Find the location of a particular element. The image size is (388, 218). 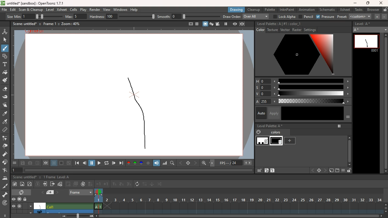

Col1 is located at coordinates (69, 206).